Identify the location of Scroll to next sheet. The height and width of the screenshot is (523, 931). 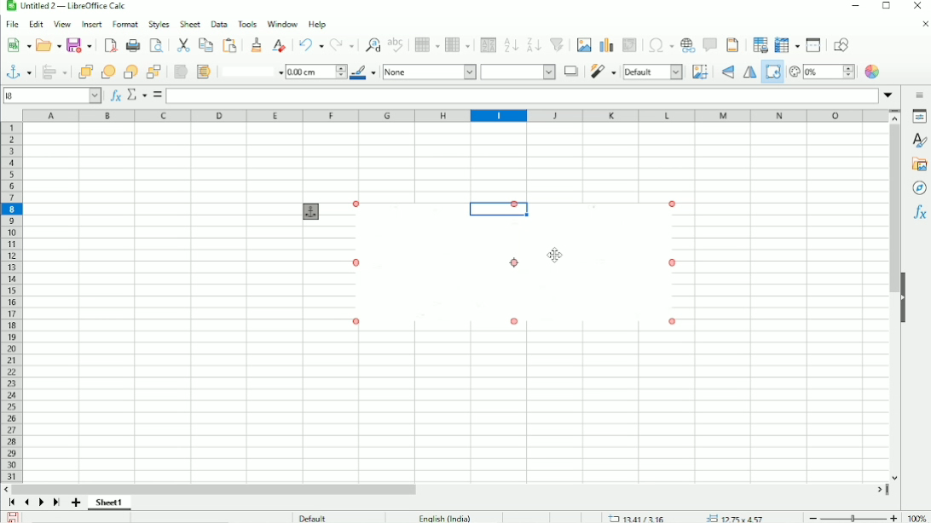
(40, 503).